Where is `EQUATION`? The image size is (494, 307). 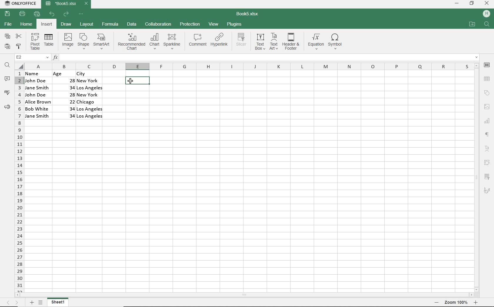
EQUATION is located at coordinates (316, 41).